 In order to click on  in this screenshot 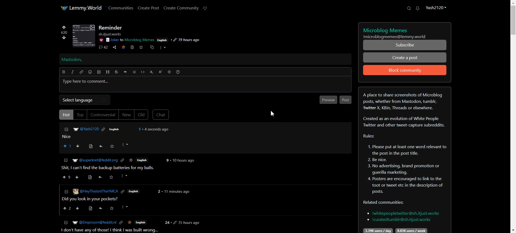, I will do `click(78, 178)`.